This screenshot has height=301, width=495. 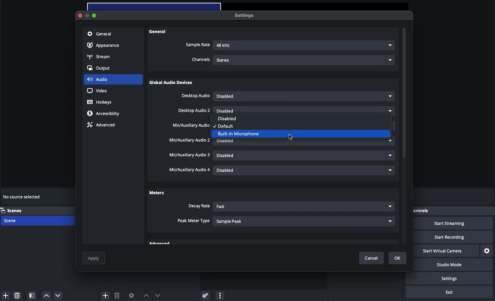 What do you see at coordinates (157, 192) in the screenshot?
I see `Meters` at bounding box center [157, 192].